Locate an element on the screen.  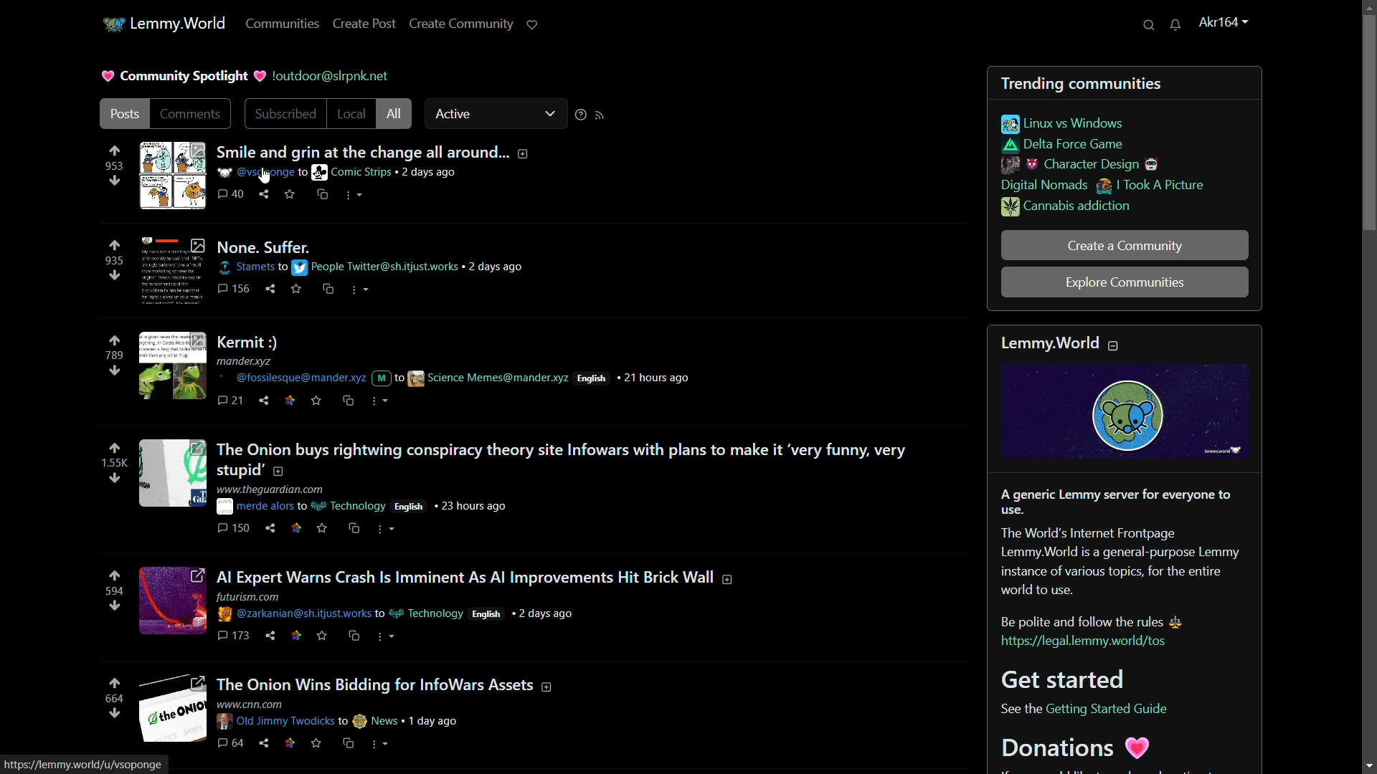
communities is located at coordinates (283, 25).